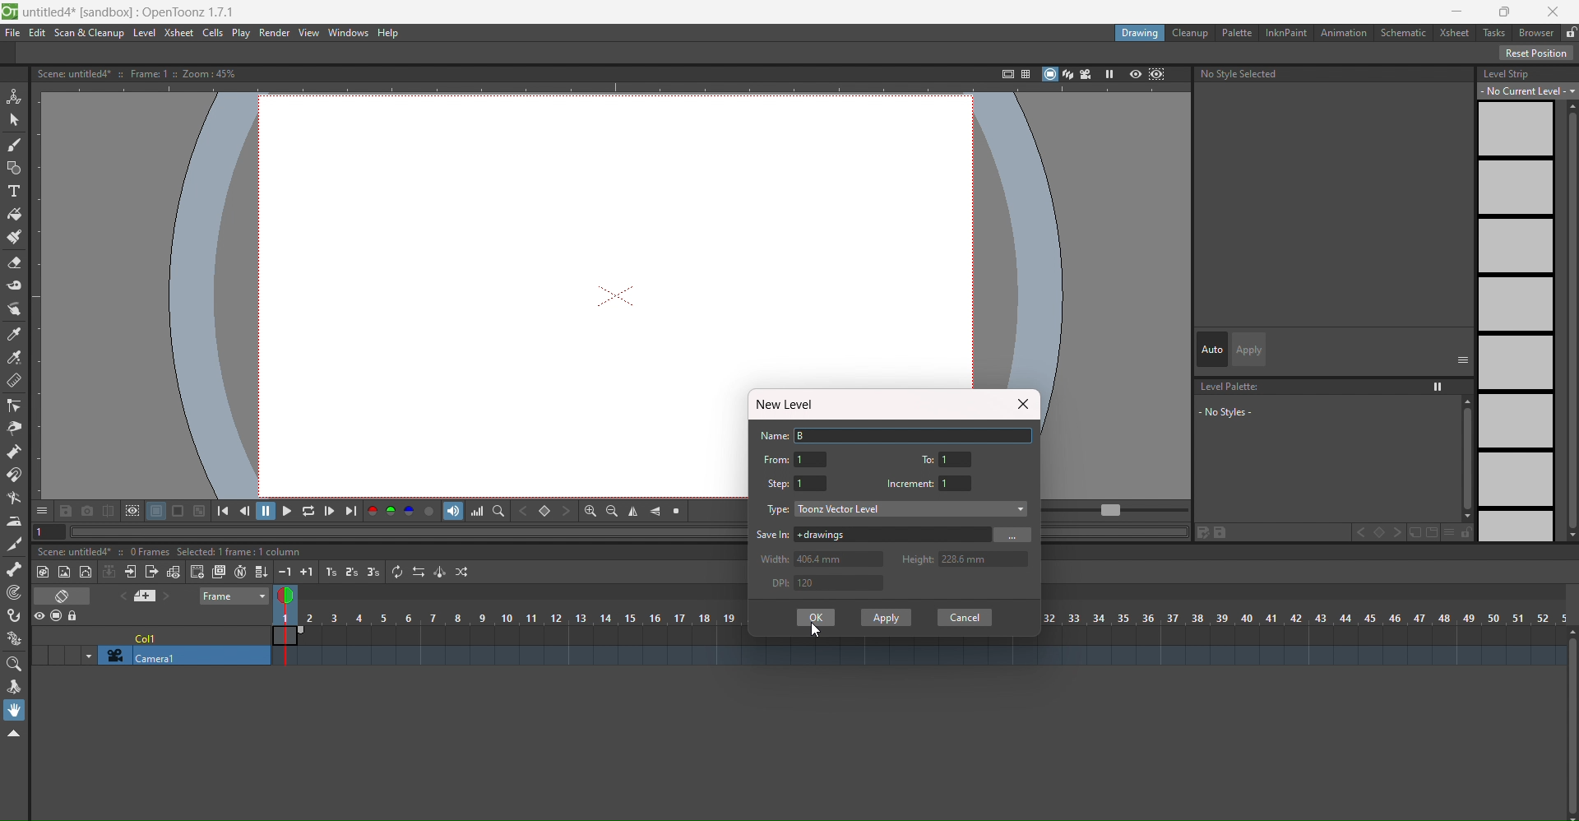  What do you see at coordinates (15, 569) in the screenshot?
I see `skeleton tool` at bounding box center [15, 569].